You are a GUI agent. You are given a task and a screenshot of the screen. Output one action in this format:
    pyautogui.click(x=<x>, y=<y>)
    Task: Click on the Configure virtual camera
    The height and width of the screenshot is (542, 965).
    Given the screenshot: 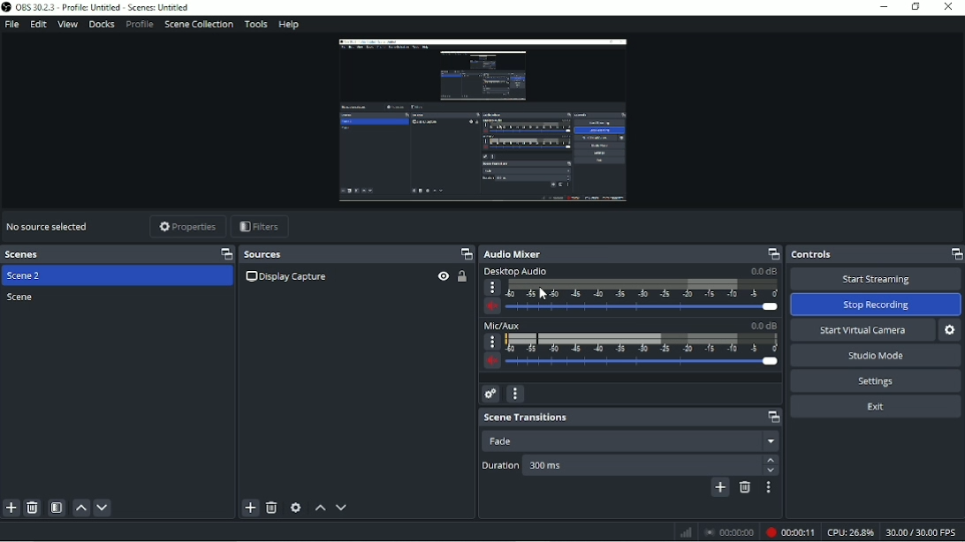 What is the action you would take?
    pyautogui.click(x=950, y=330)
    